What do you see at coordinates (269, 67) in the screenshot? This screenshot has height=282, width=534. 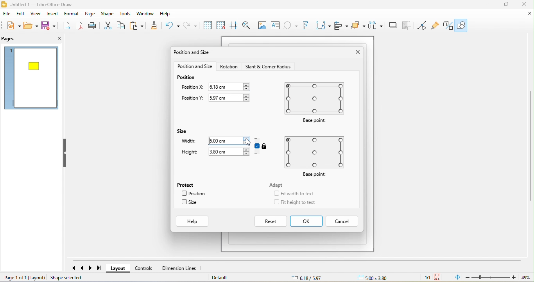 I see `start and corner radious` at bounding box center [269, 67].